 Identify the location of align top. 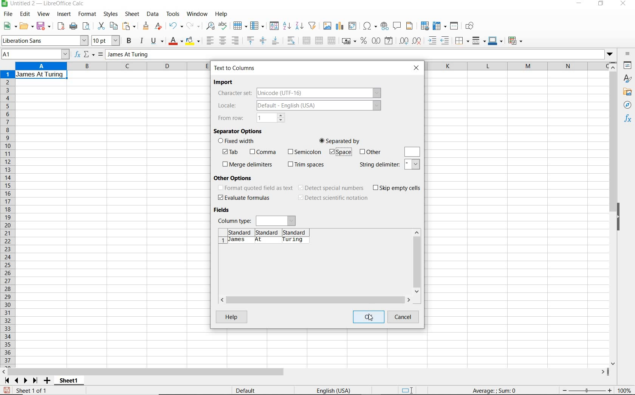
(250, 40).